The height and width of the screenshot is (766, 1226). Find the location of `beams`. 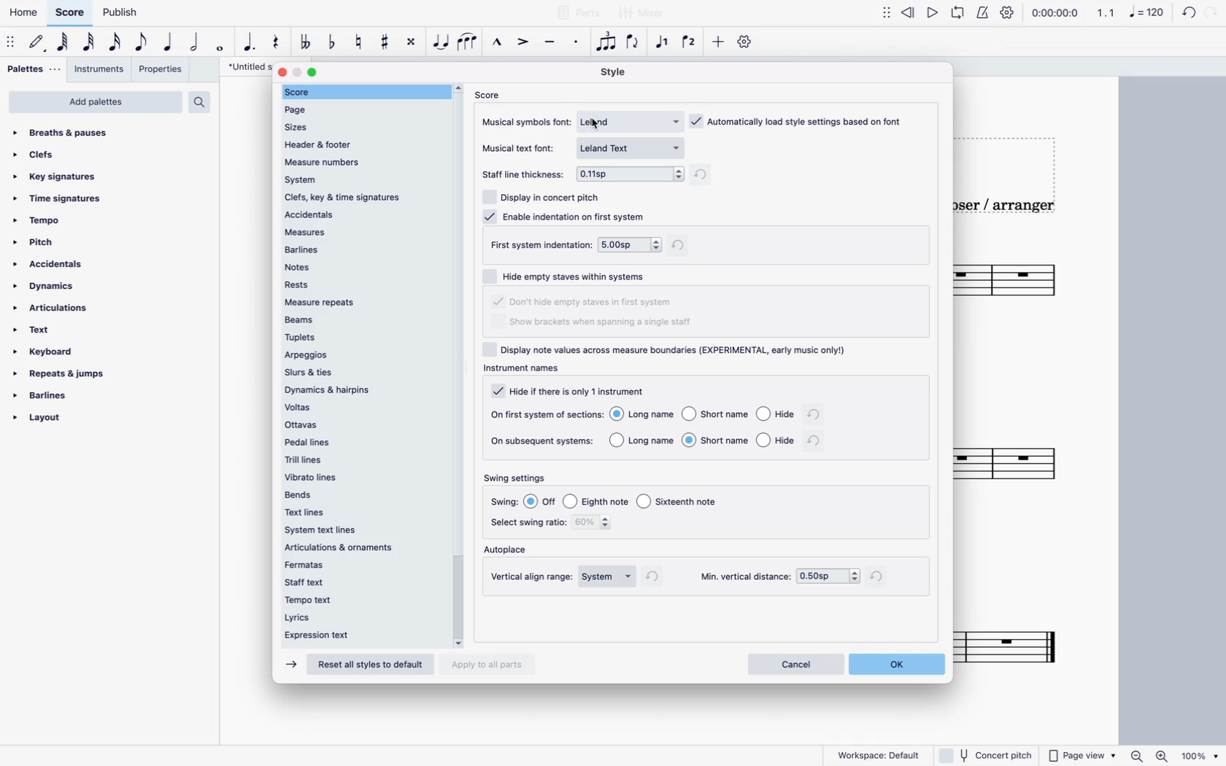

beams is located at coordinates (362, 319).